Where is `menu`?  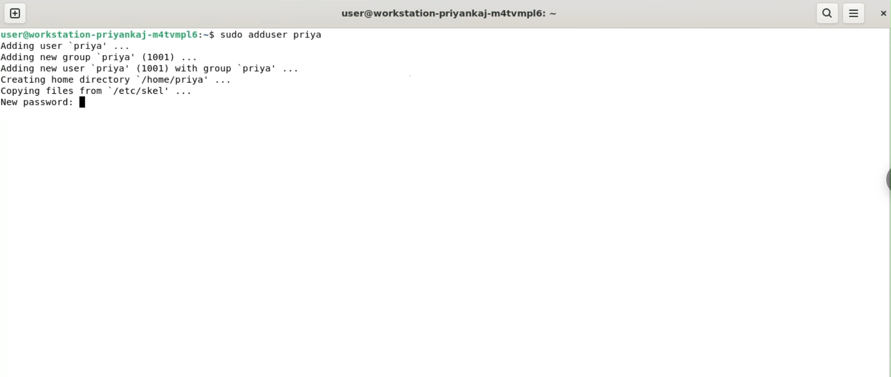 menu is located at coordinates (854, 14).